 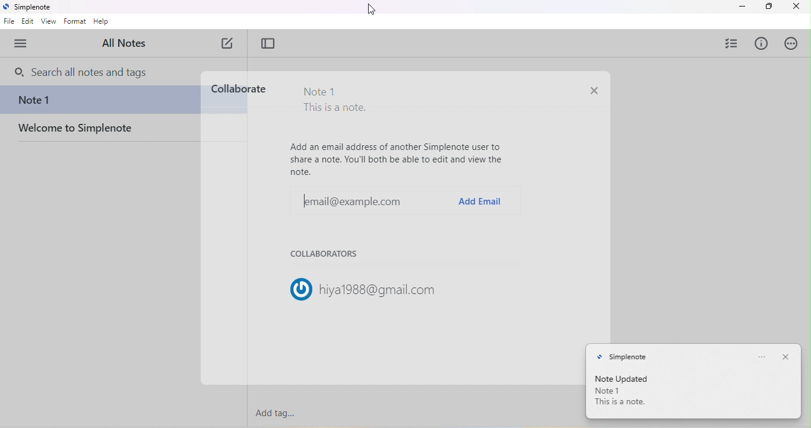 What do you see at coordinates (9, 22) in the screenshot?
I see `file` at bounding box center [9, 22].